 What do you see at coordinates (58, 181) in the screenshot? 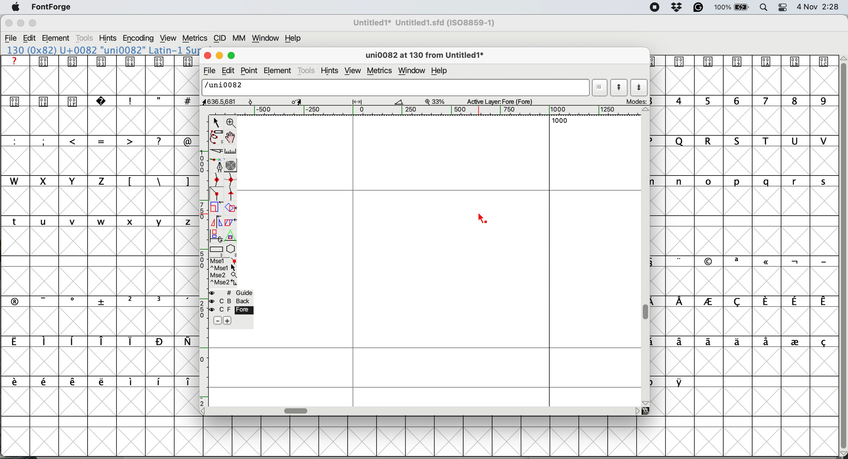
I see `uppercase letters` at bounding box center [58, 181].